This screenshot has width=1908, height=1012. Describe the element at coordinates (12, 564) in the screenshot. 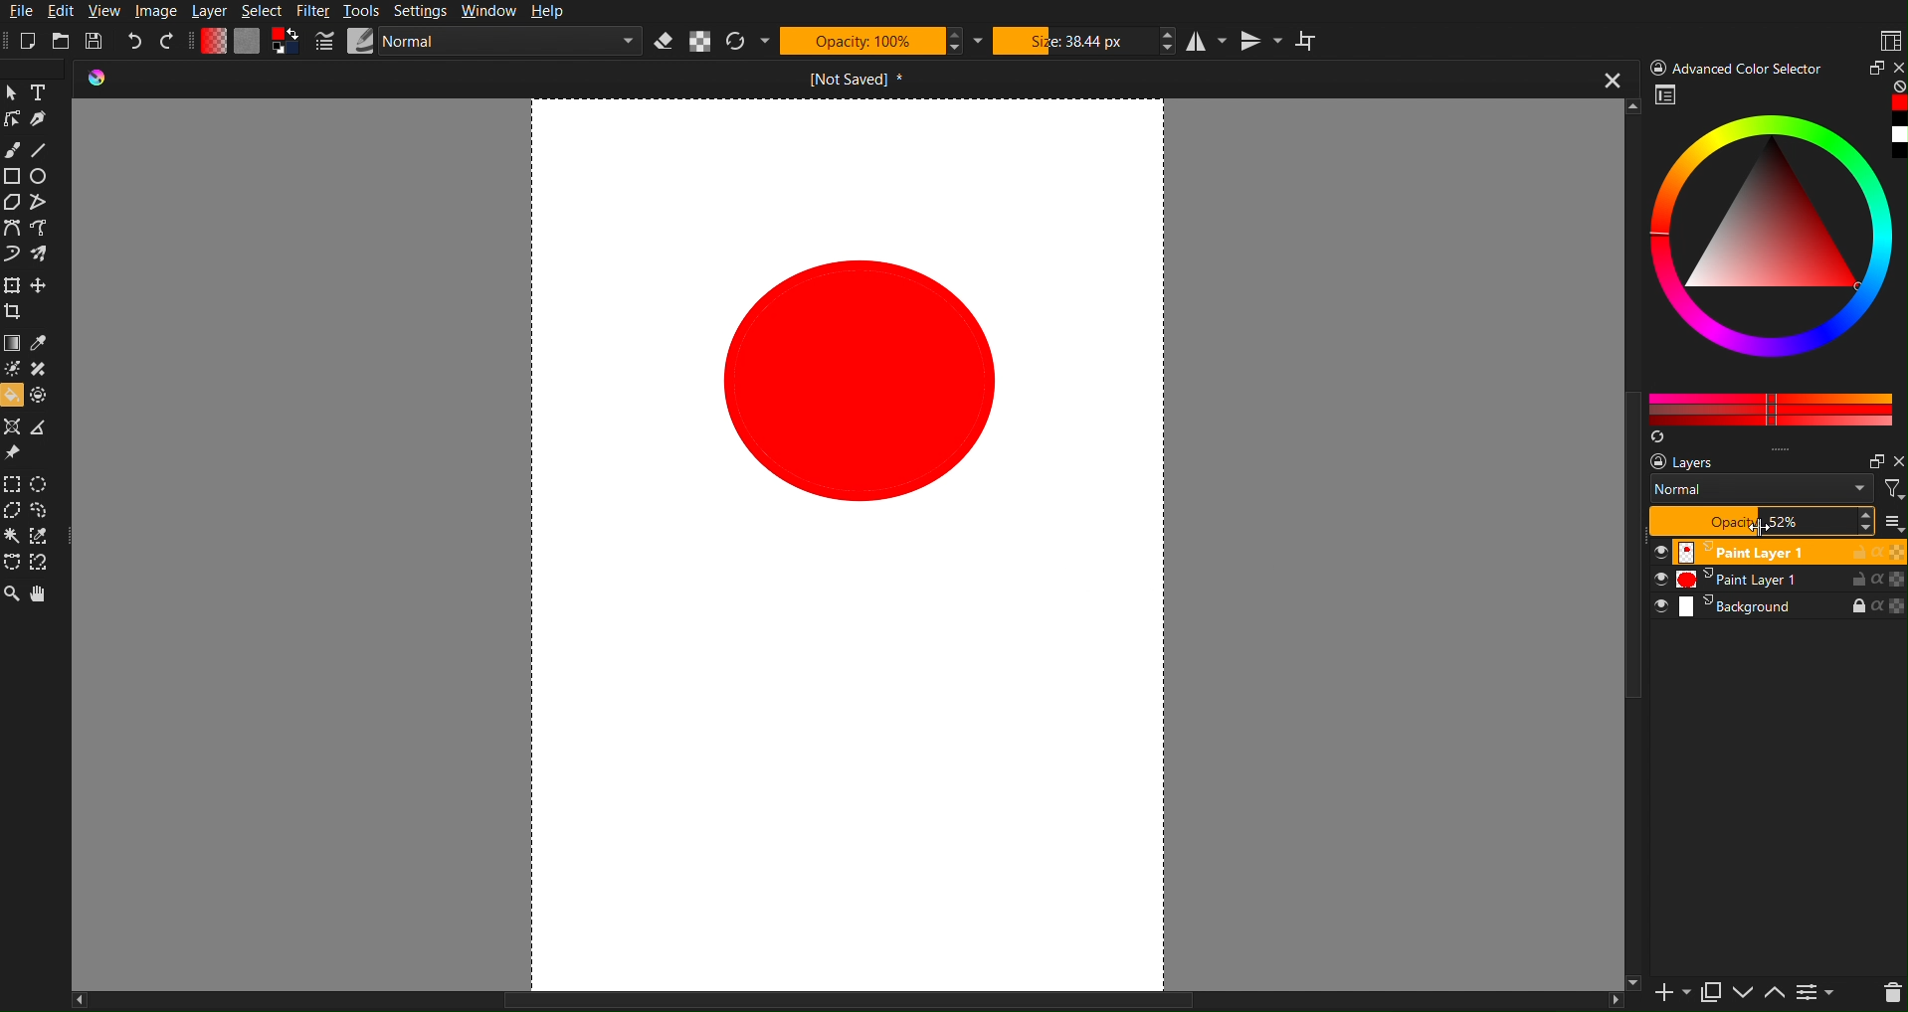

I see `Bezier Curve` at that location.